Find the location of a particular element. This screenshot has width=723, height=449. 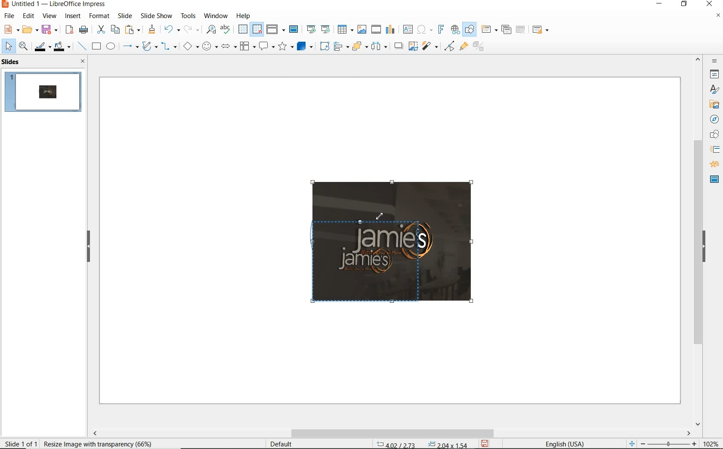

toggle extrusion is located at coordinates (481, 47).